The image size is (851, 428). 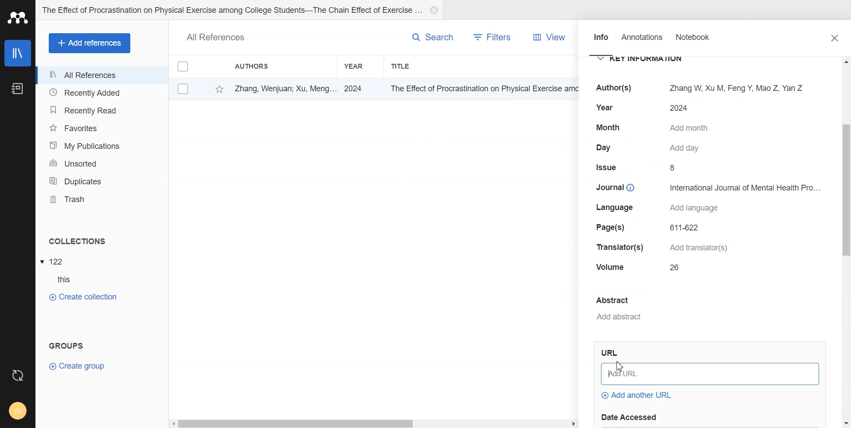 I want to click on Notebook, so click(x=700, y=41).